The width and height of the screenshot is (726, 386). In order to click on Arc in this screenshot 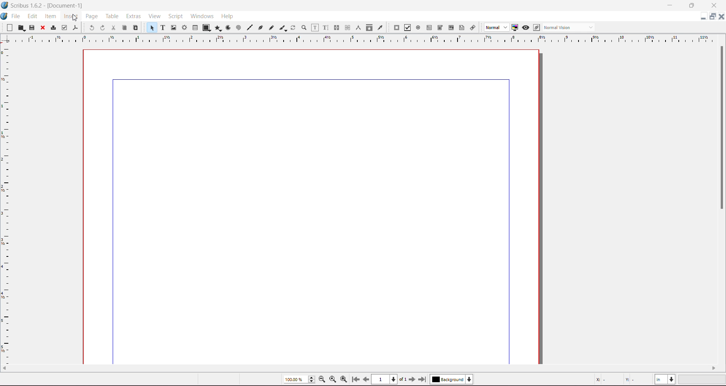, I will do `click(227, 28)`.